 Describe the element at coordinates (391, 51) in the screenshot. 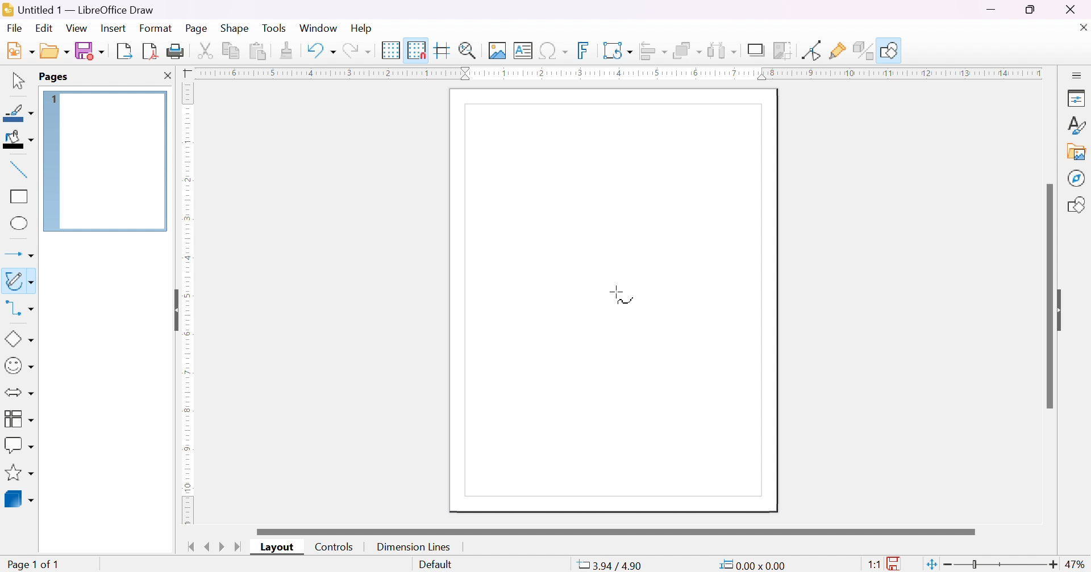

I see `display grid` at that location.